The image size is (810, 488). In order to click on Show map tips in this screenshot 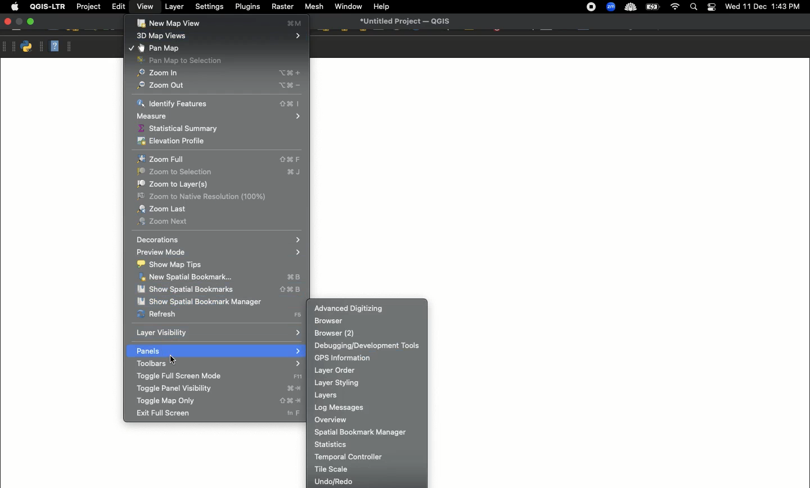, I will do `click(216, 265)`.